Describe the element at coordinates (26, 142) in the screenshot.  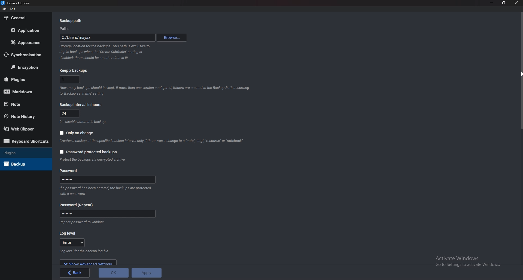
I see `Keyboard shortcuts` at that location.